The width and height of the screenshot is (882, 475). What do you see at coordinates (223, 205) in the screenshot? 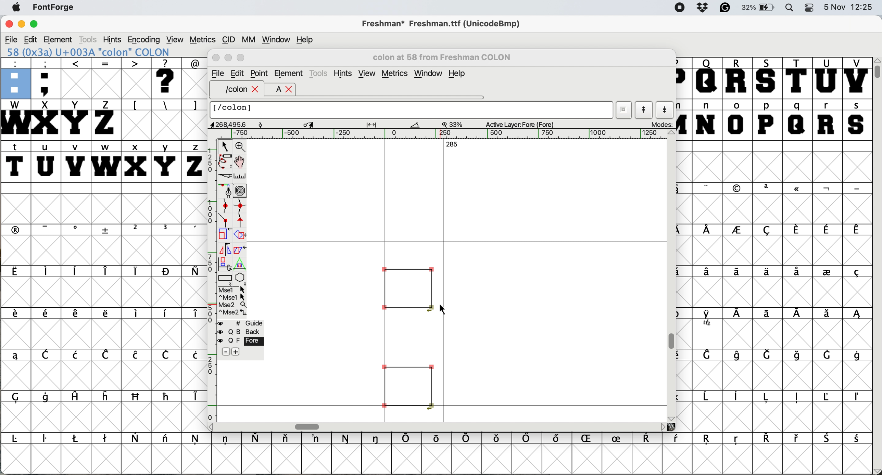
I see `add a curve point` at bounding box center [223, 205].